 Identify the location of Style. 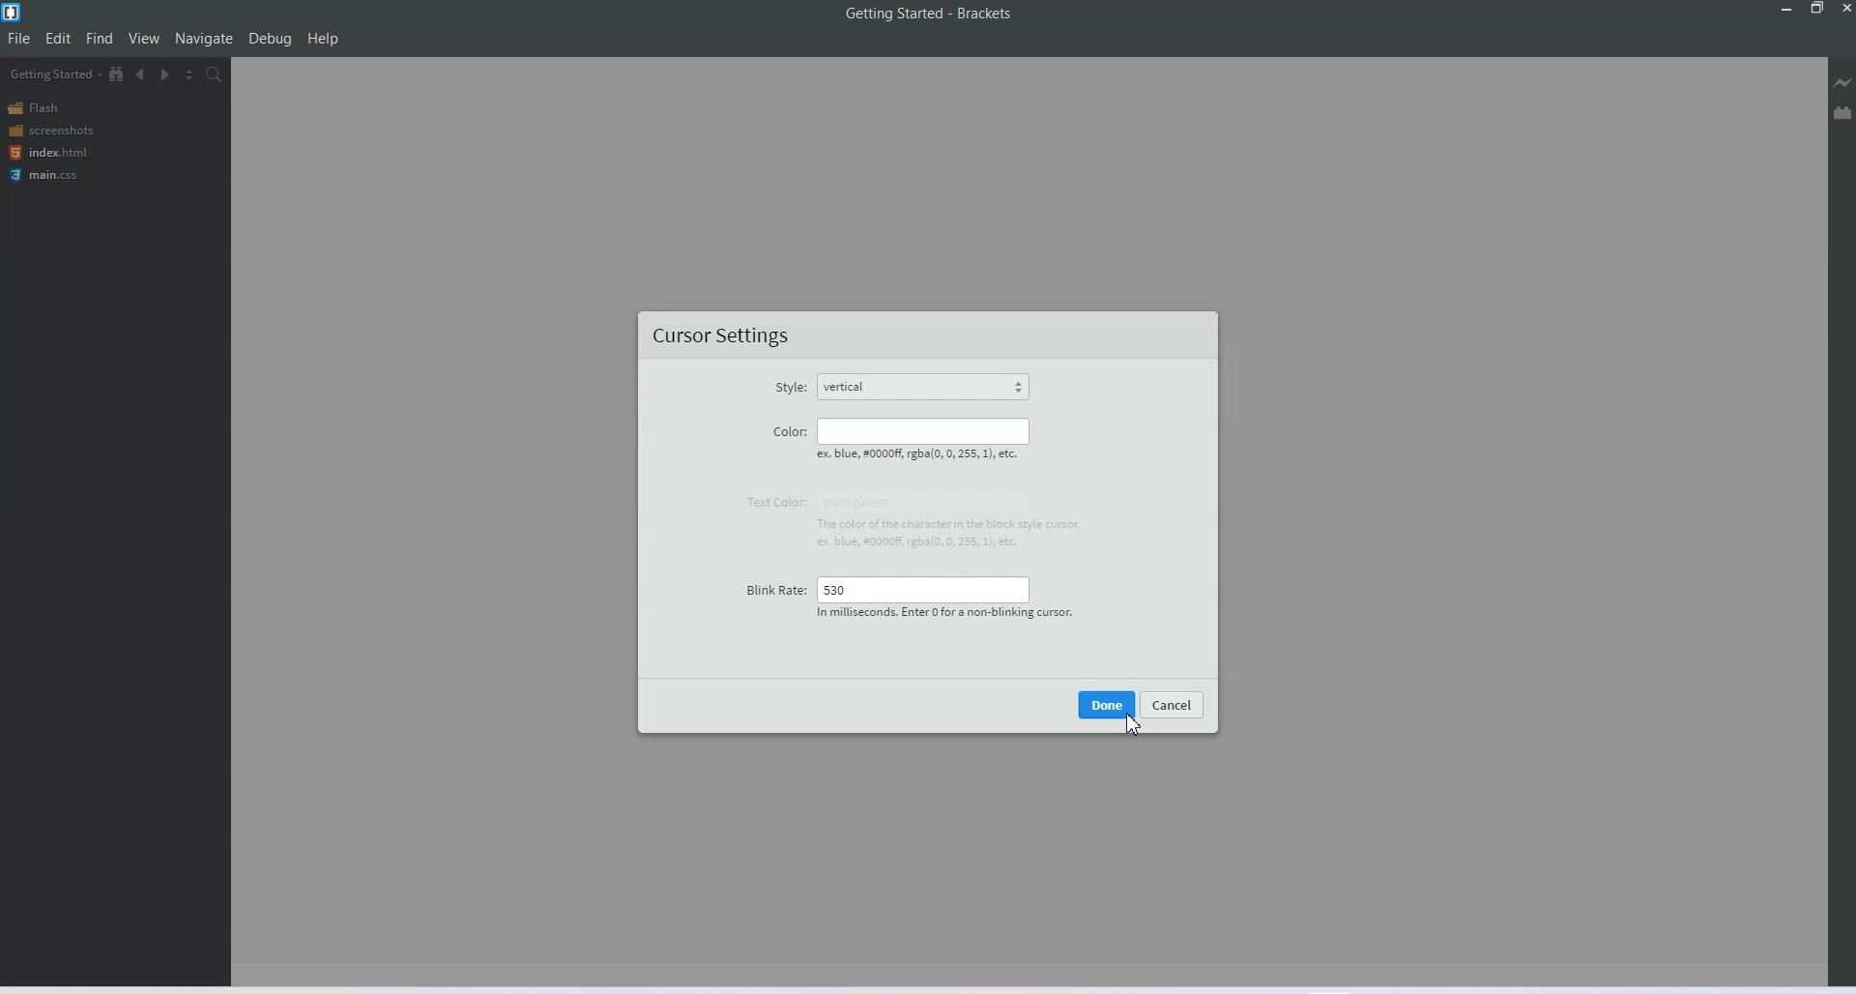
(791, 385).